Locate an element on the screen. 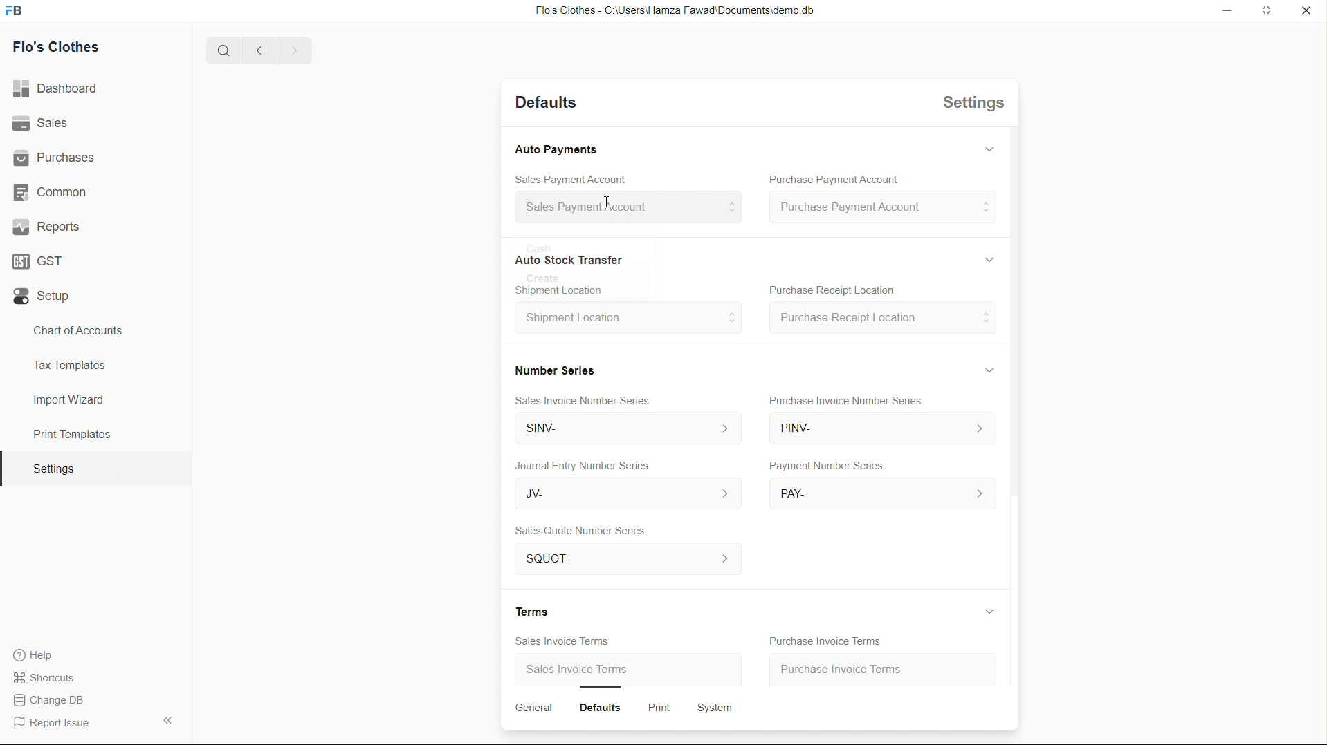 The width and height of the screenshot is (1327, 745). System is located at coordinates (713, 708).